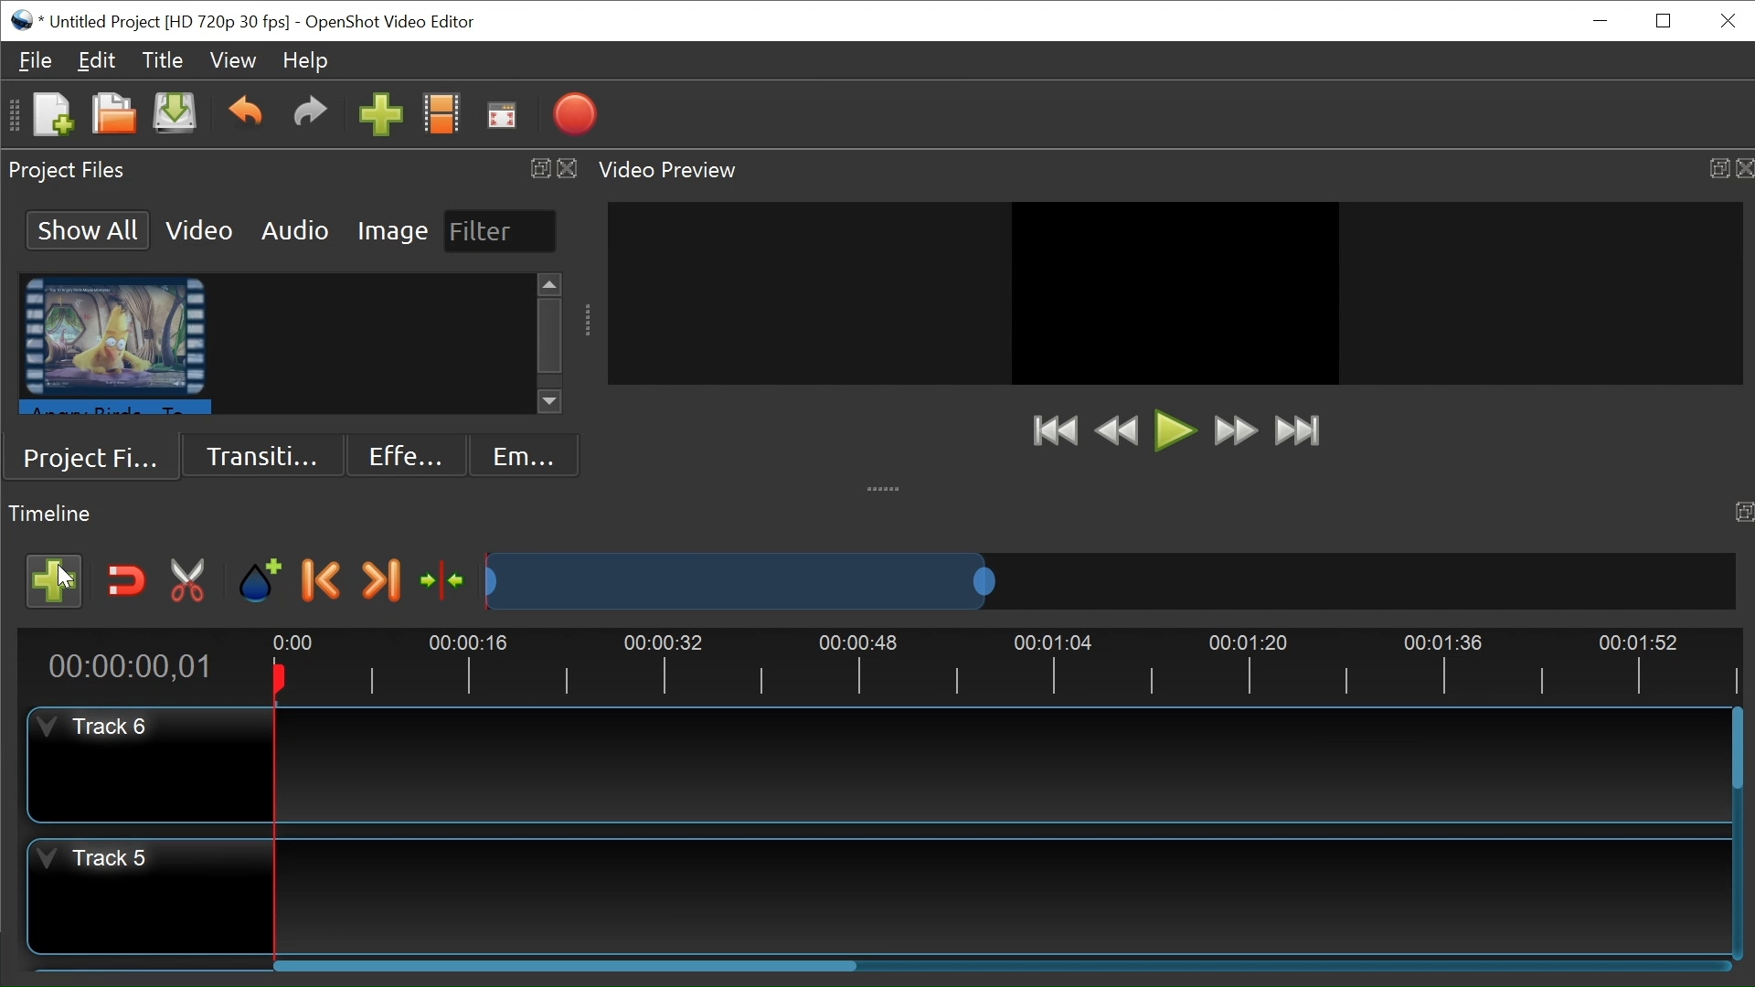 The height and width of the screenshot is (987, 1755). Describe the element at coordinates (551, 402) in the screenshot. I see `Scroll down` at that location.